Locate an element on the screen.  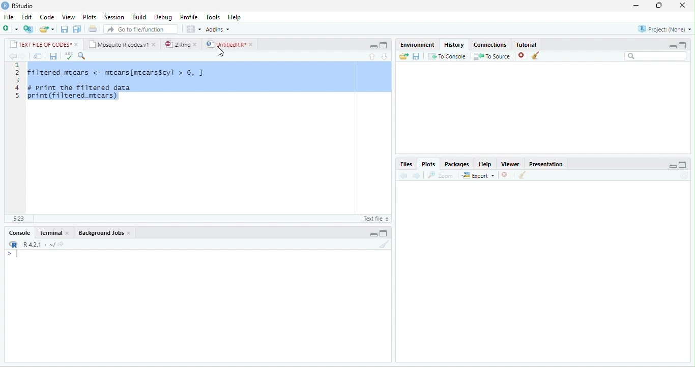
To console is located at coordinates (447, 56).